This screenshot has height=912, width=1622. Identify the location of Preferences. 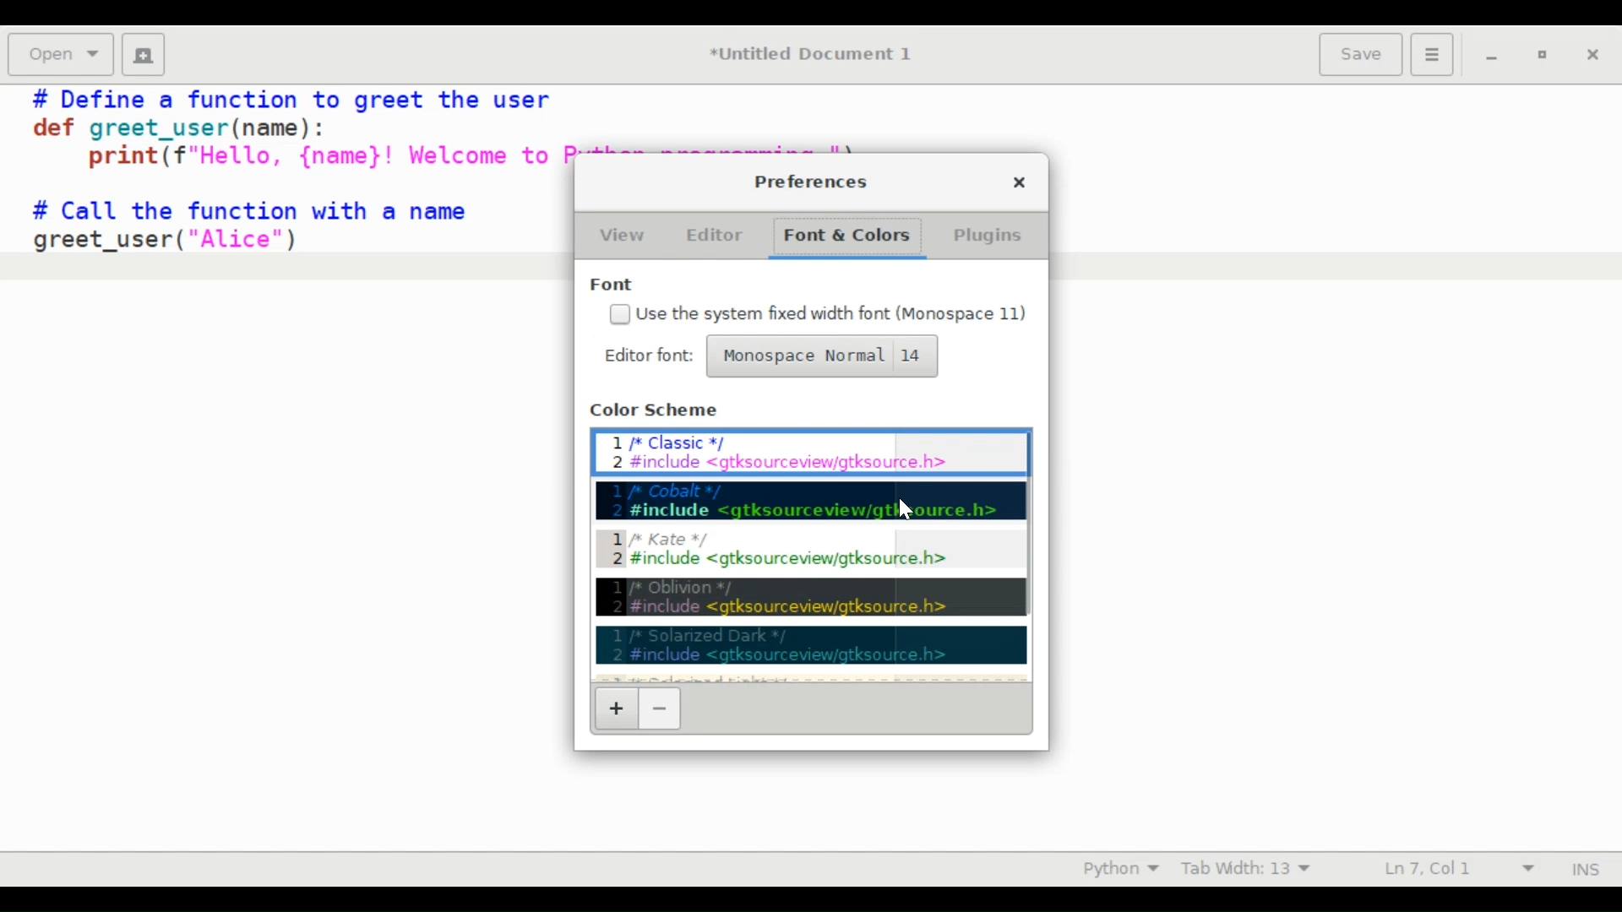
(1434, 53).